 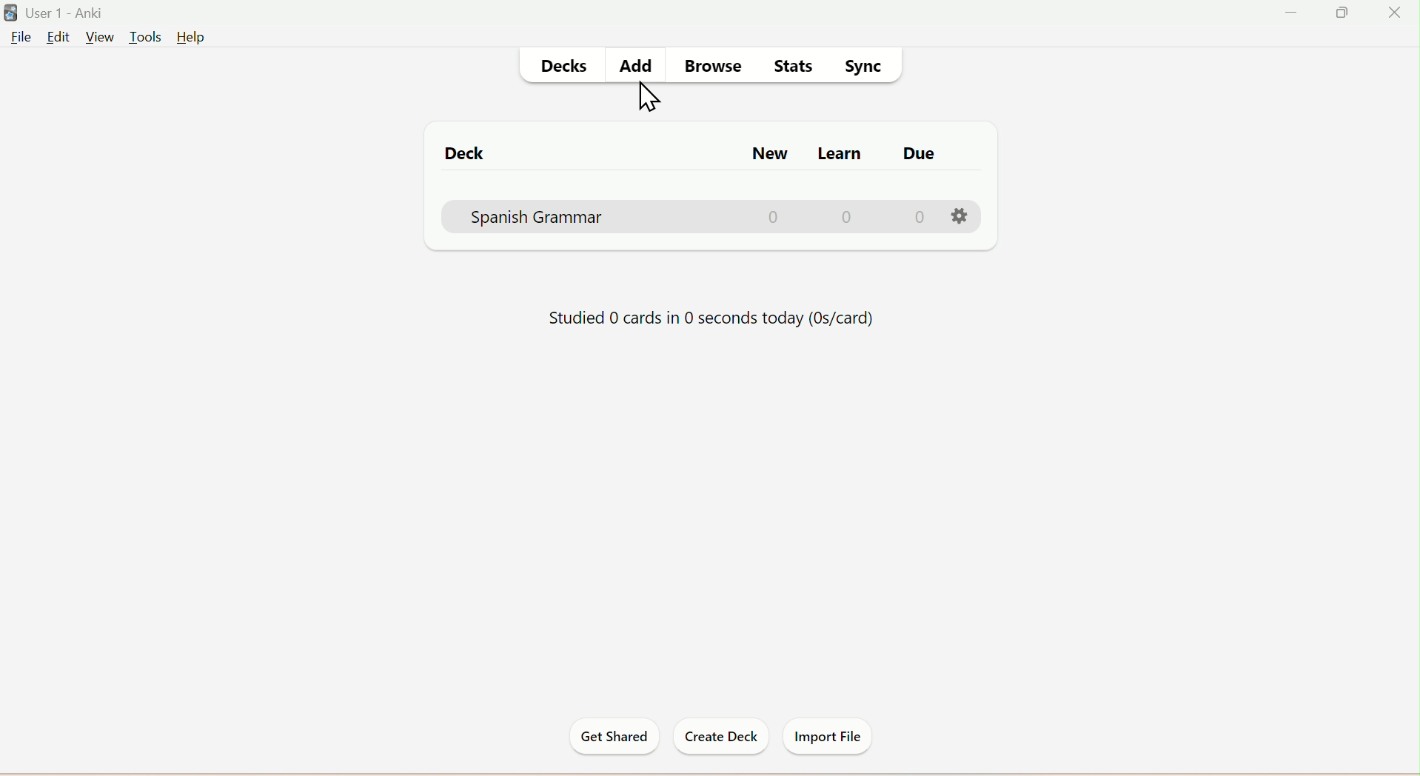 What do you see at coordinates (563, 65) in the screenshot?
I see `Decks` at bounding box center [563, 65].